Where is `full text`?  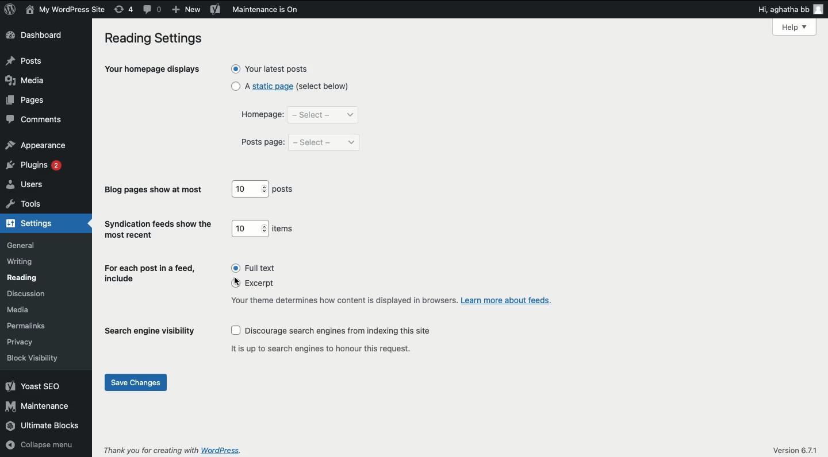 full text is located at coordinates (253, 268).